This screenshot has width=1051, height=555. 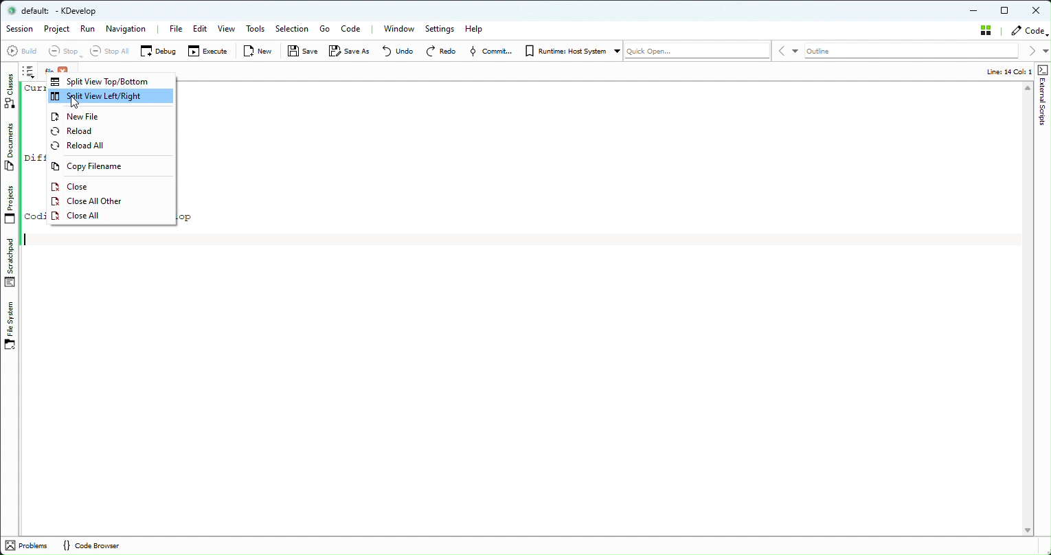 I want to click on Code, so click(x=351, y=29).